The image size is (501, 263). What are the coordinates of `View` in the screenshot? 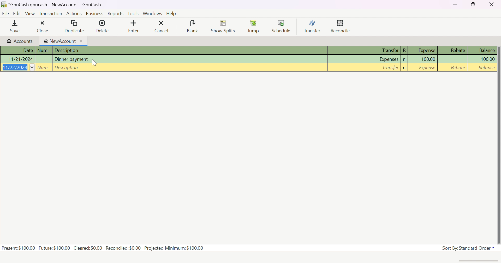 It's located at (30, 14).